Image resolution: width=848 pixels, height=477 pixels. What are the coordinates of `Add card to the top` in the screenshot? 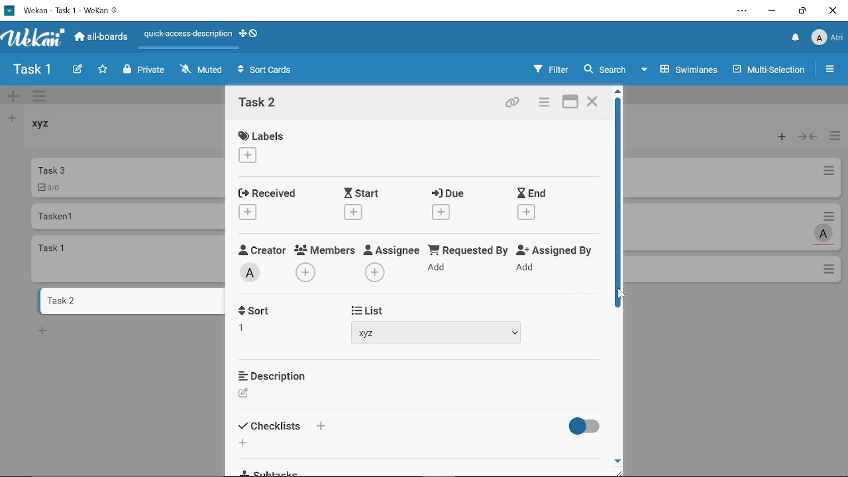 It's located at (778, 137).